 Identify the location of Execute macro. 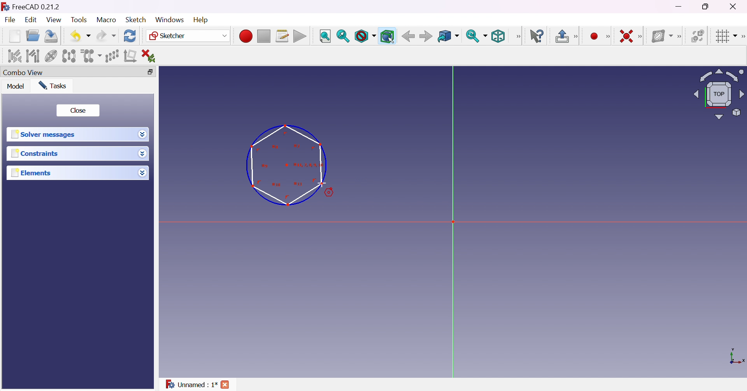
(300, 37).